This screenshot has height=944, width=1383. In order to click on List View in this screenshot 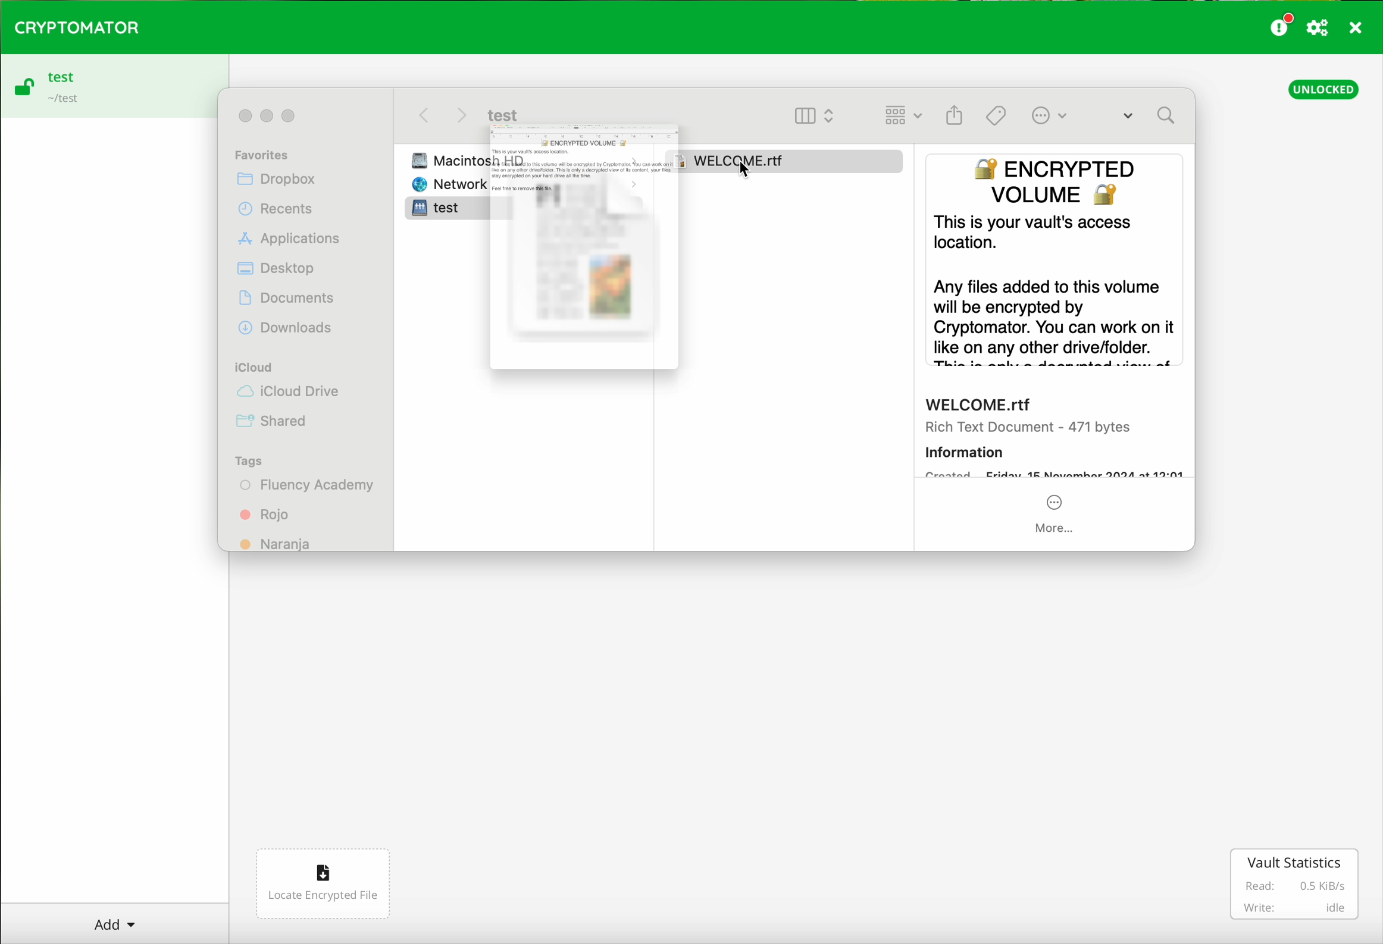, I will do `click(902, 116)`.